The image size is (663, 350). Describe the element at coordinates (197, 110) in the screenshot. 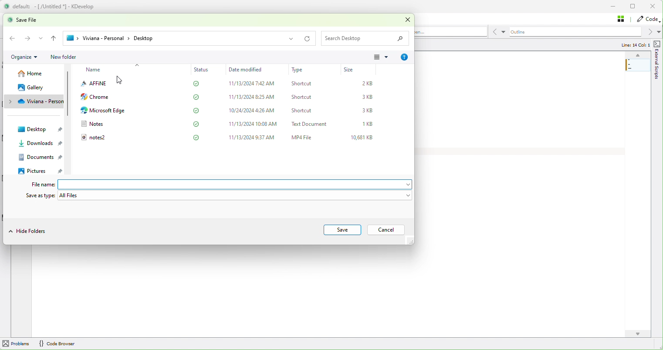

I see `saved to cloud` at that location.